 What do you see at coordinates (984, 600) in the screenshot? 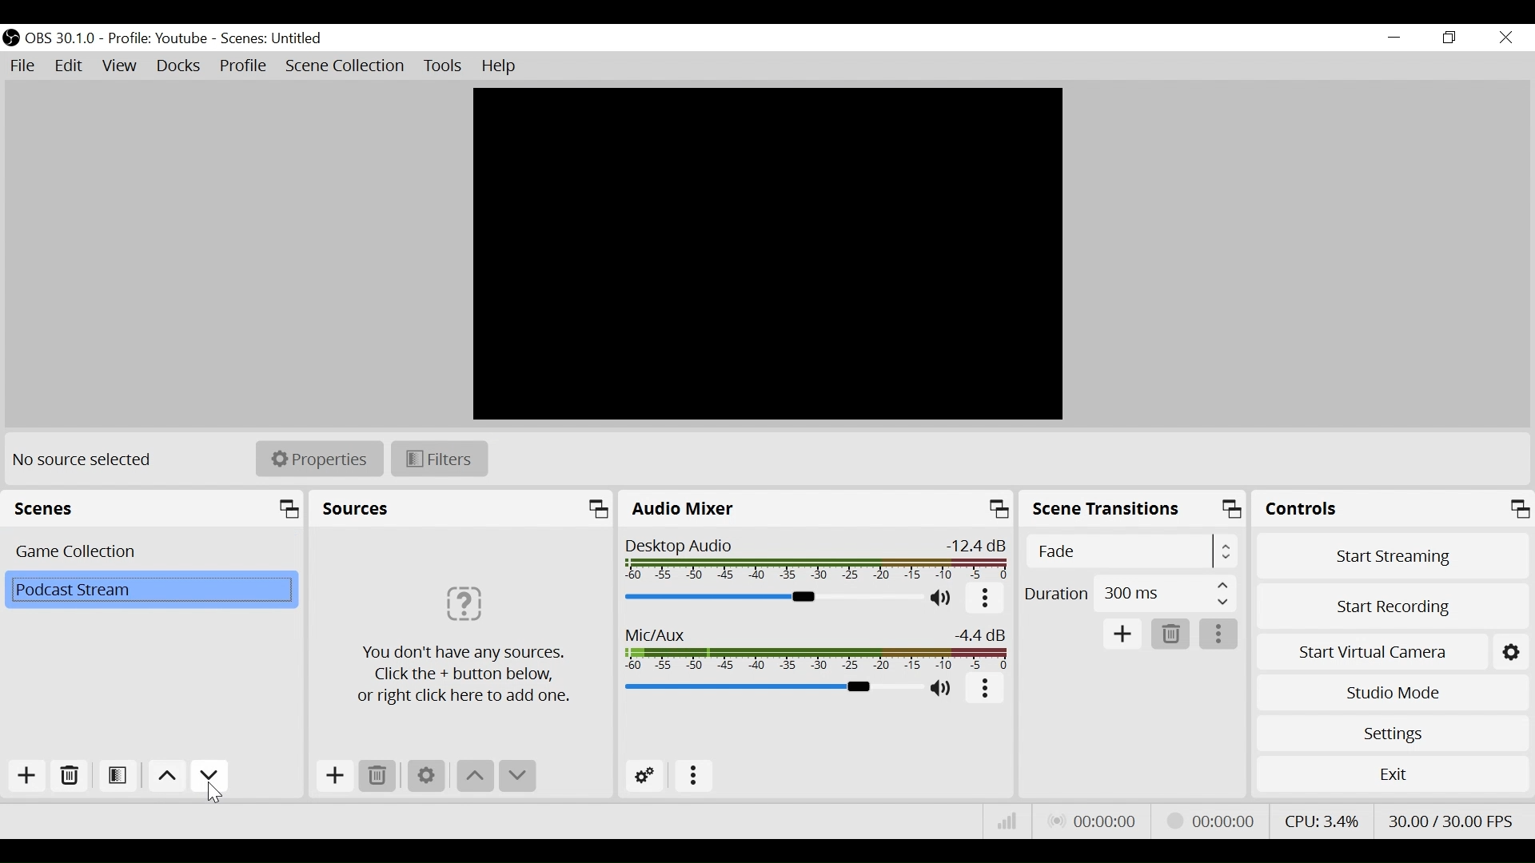
I see `more options` at bounding box center [984, 600].